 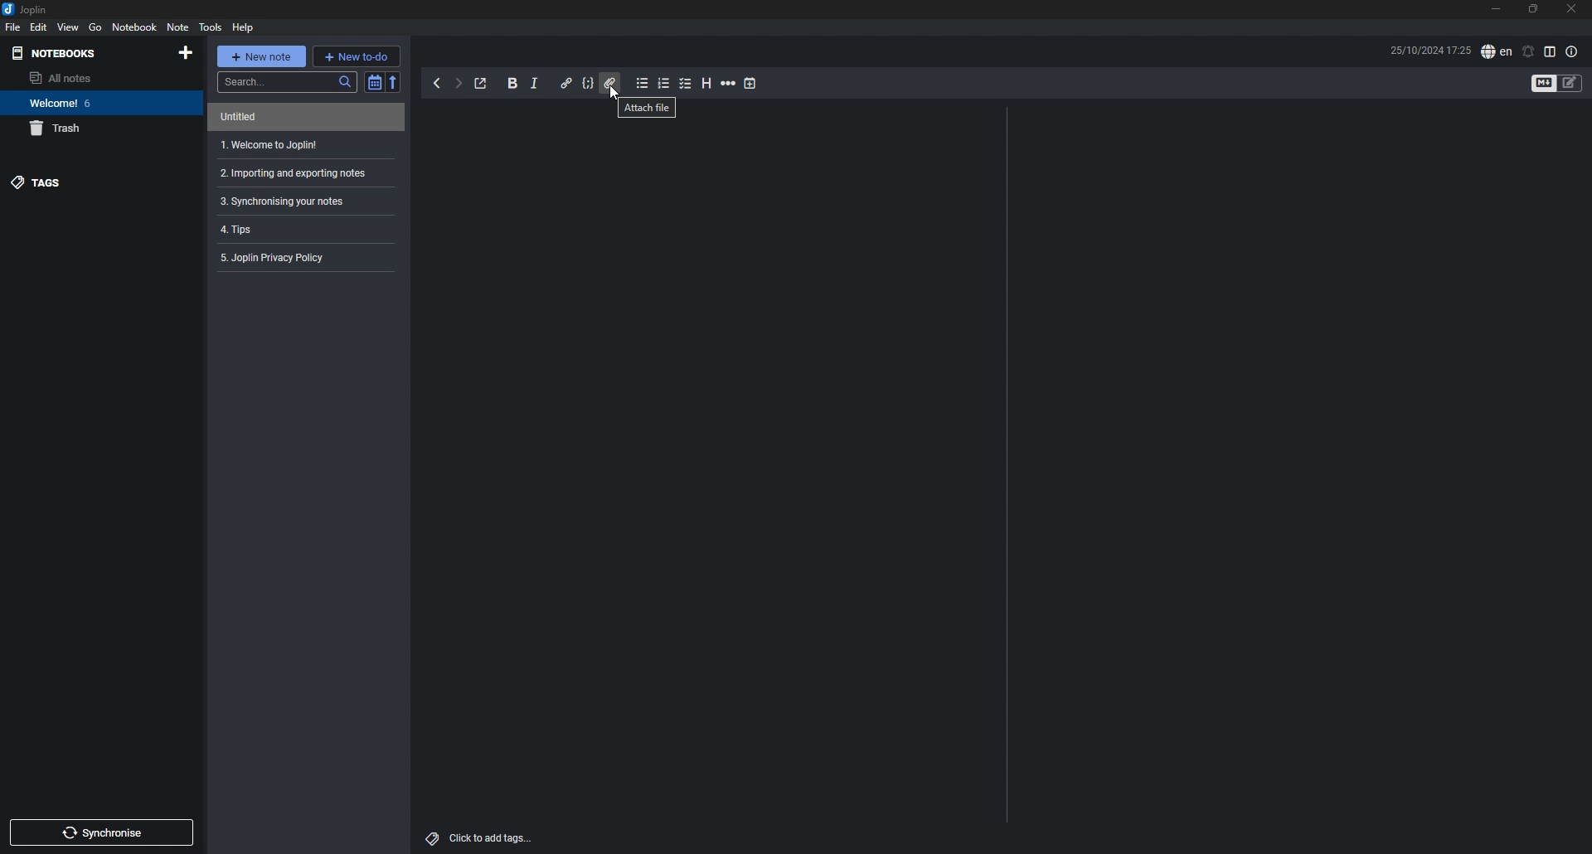 I want to click on toggle editors, so click(x=1570, y=82).